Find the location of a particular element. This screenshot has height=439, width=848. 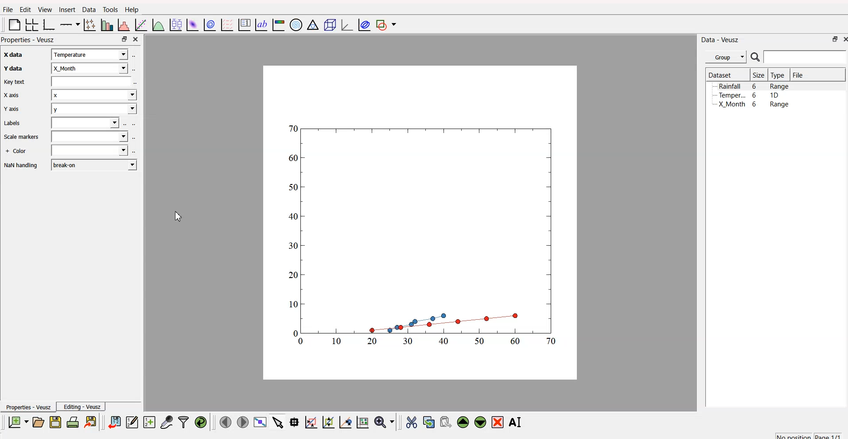

Ternary graph is located at coordinates (311, 25).